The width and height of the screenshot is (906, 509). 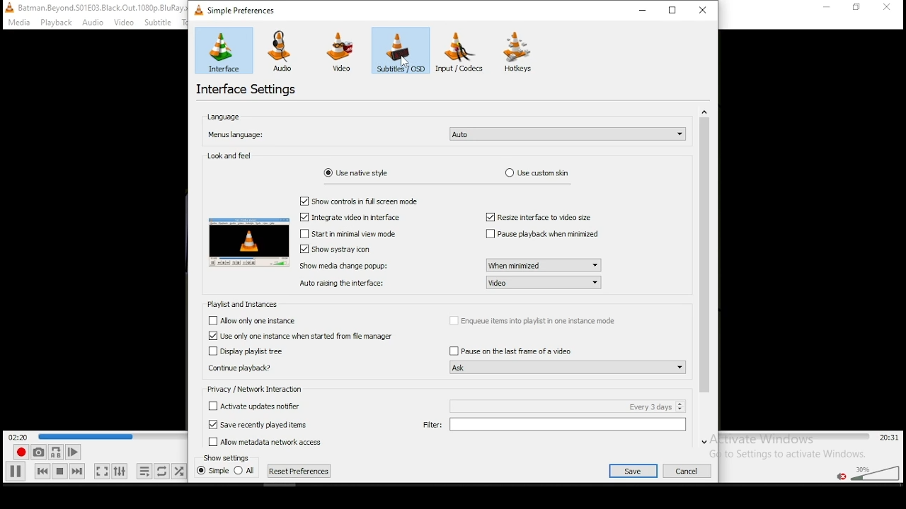 What do you see at coordinates (856, 8) in the screenshot?
I see `restore` at bounding box center [856, 8].